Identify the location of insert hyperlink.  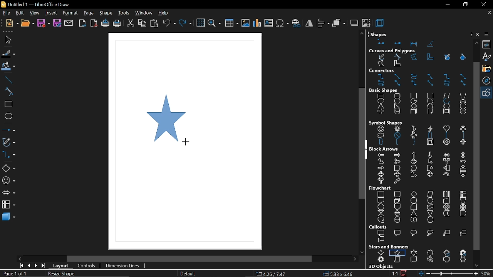
(297, 23).